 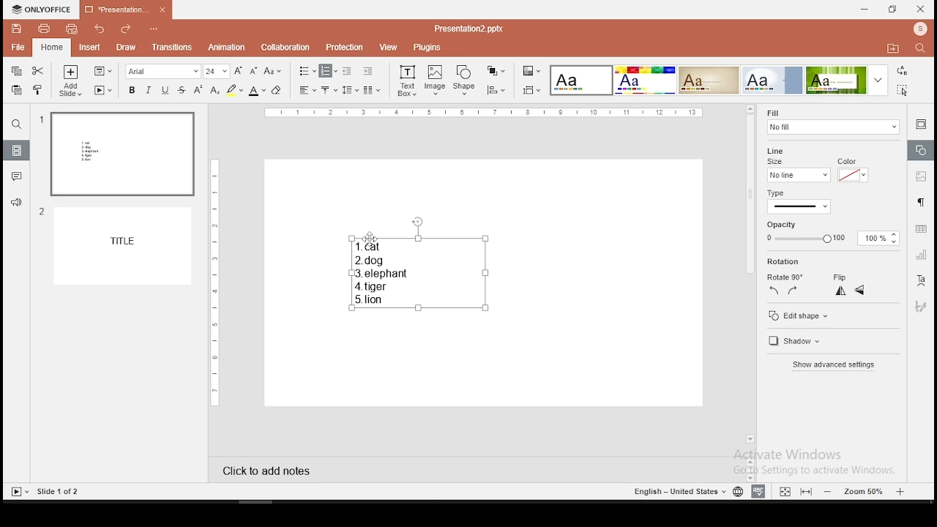 What do you see at coordinates (797, 175) in the screenshot?
I see `line size` at bounding box center [797, 175].